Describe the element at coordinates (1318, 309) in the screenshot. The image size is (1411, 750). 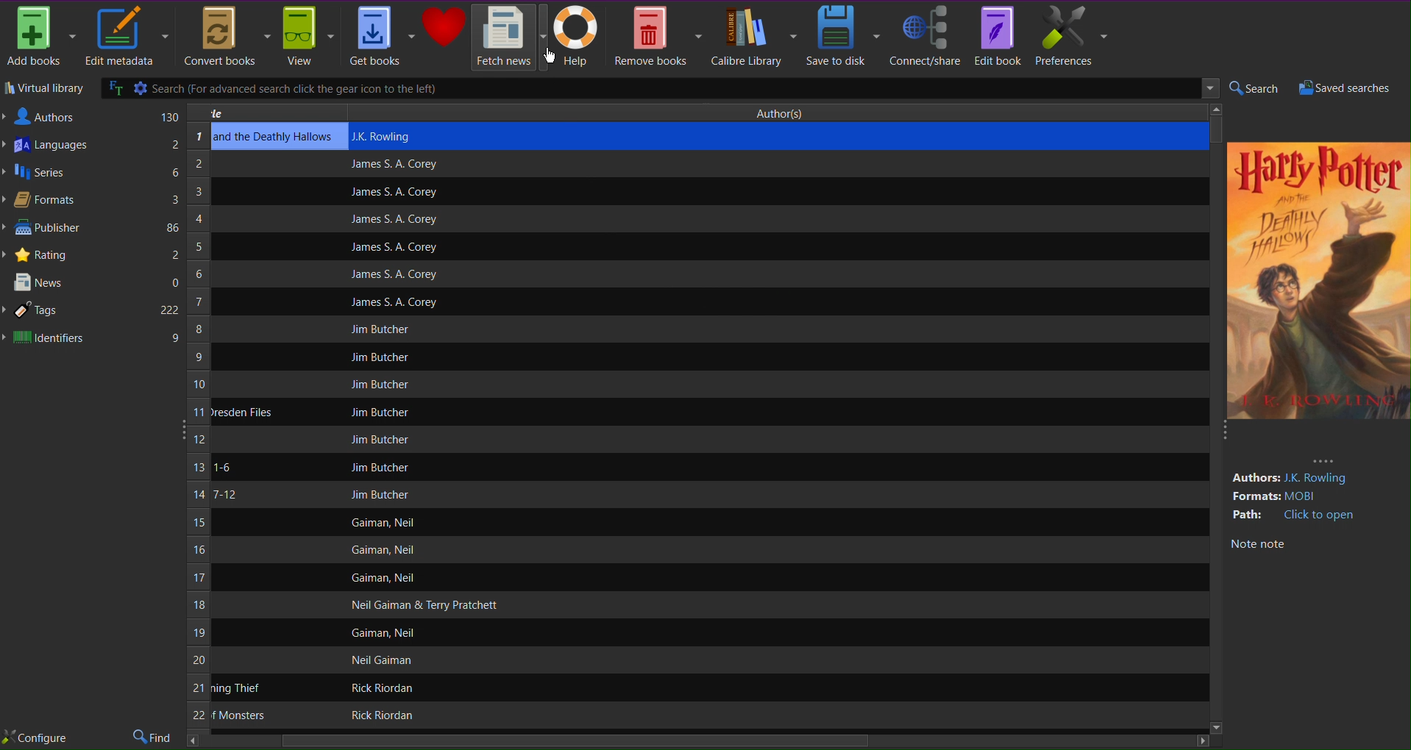
I see `Cover Preview` at that location.